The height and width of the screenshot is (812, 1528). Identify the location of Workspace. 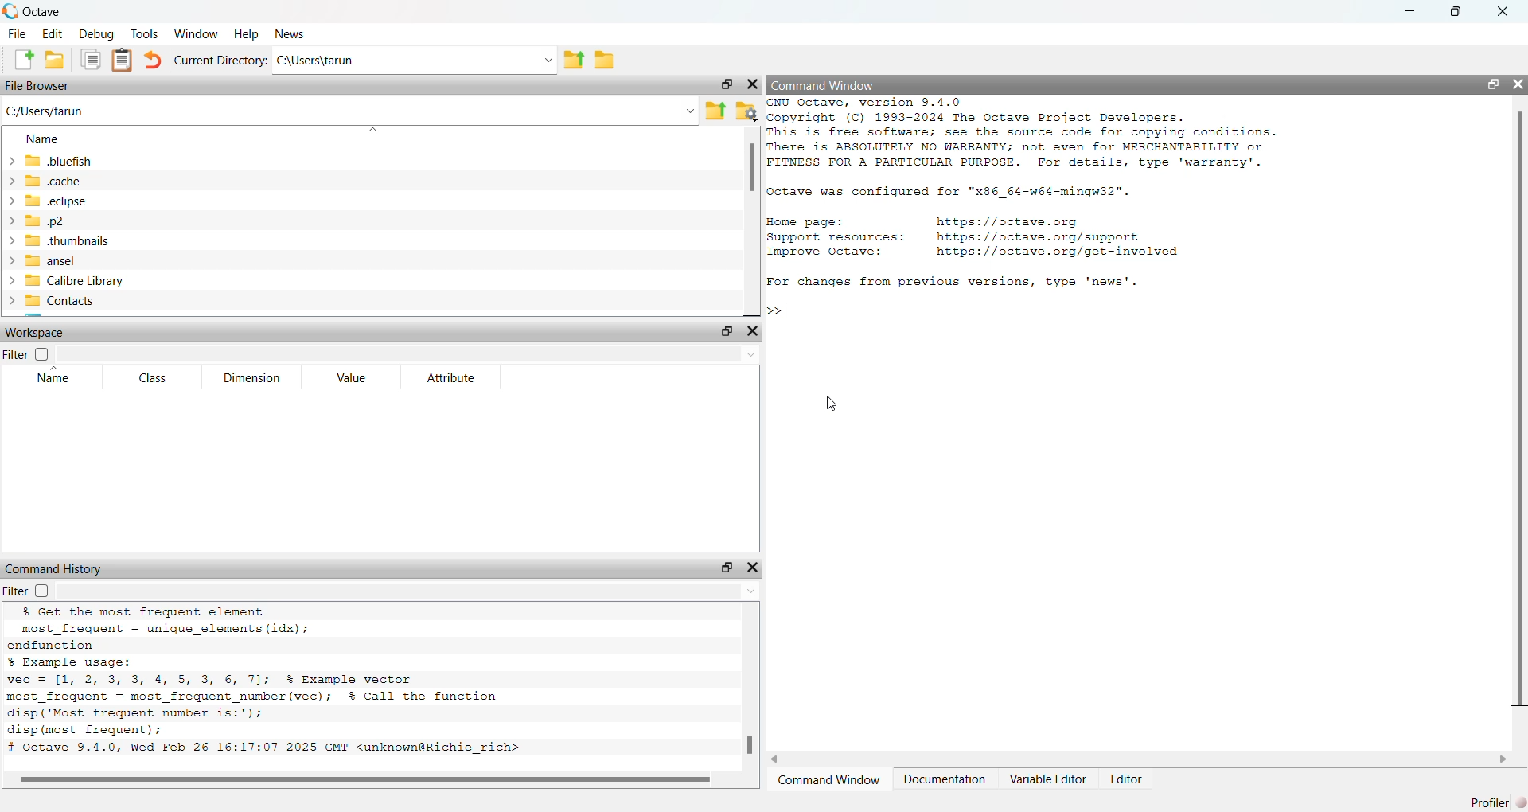
(36, 332).